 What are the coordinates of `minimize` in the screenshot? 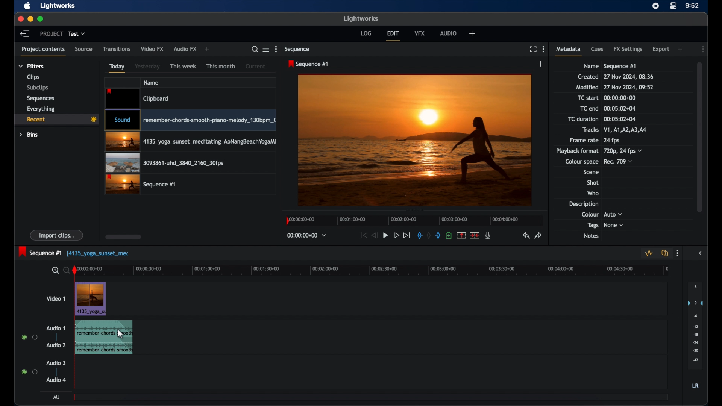 It's located at (31, 19).